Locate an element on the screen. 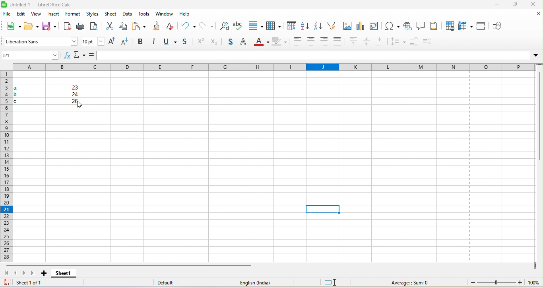 The height and width of the screenshot is (288, 543). freeze row and column is located at coordinates (465, 26).